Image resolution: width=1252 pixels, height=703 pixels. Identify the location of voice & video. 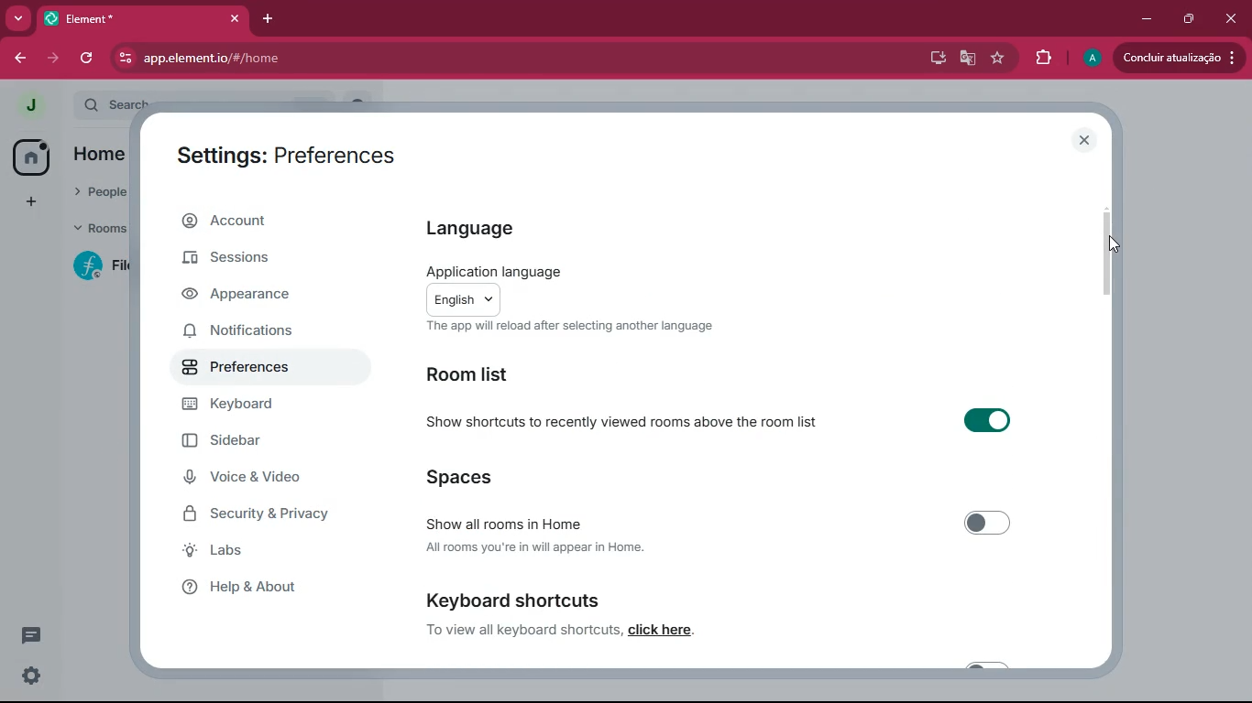
(247, 476).